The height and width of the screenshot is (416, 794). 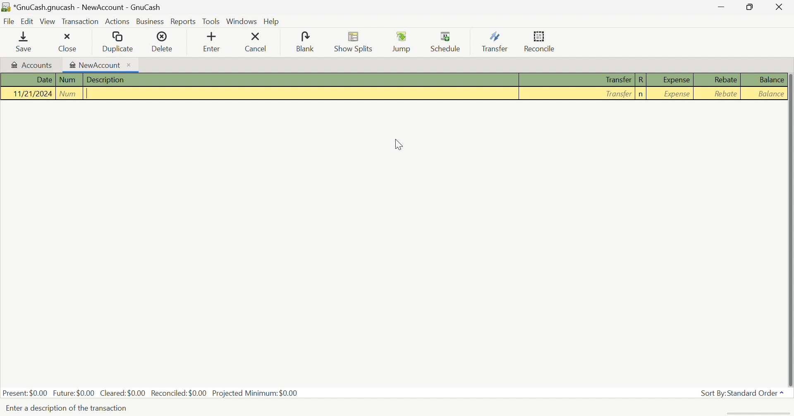 What do you see at coordinates (261, 42) in the screenshot?
I see `Cancel` at bounding box center [261, 42].